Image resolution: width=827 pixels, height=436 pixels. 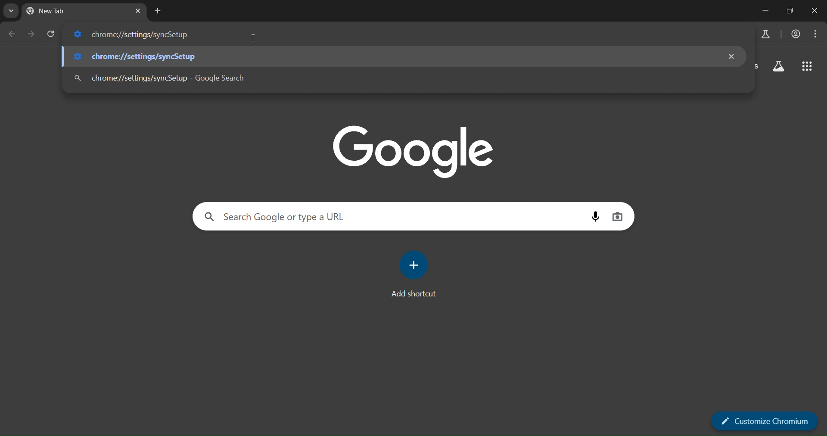 I want to click on google apps, so click(x=808, y=66).